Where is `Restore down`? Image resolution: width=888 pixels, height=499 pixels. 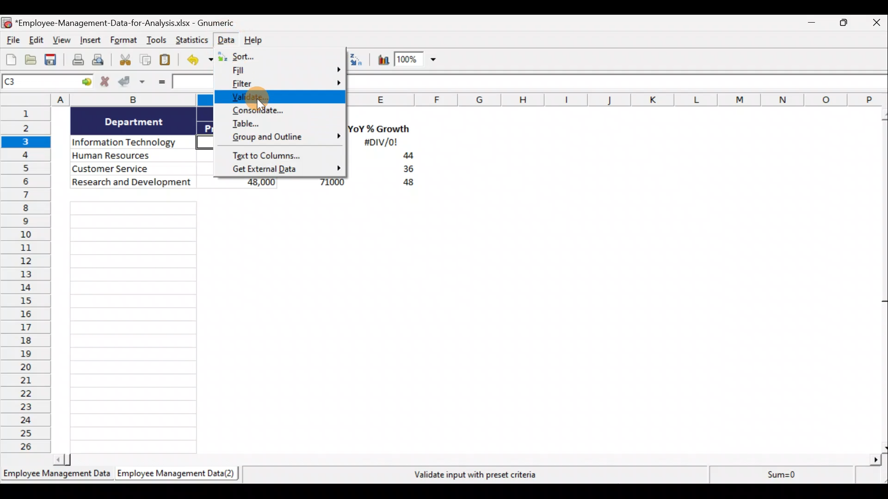
Restore down is located at coordinates (845, 25).